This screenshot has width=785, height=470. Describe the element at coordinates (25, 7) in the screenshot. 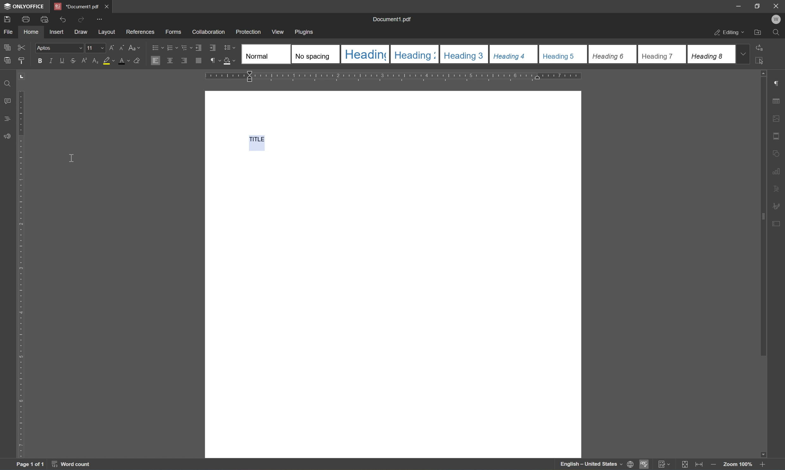

I see `onlyoffice` at that location.